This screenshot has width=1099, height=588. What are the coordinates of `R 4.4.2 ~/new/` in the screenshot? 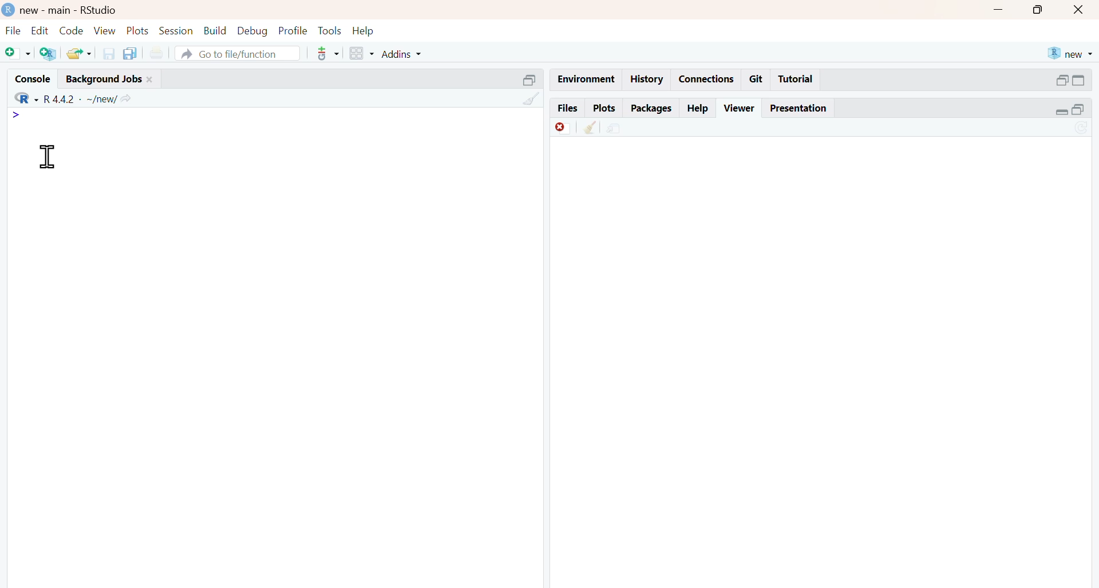 It's located at (81, 100).